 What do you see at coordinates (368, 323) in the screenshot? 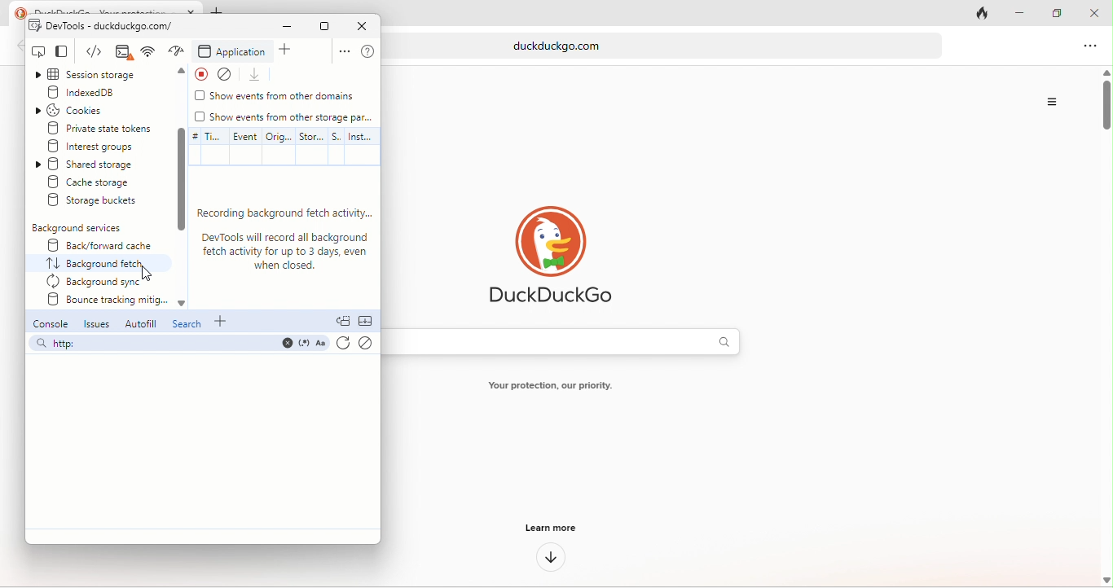
I see `collapse` at bounding box center [368, 323].